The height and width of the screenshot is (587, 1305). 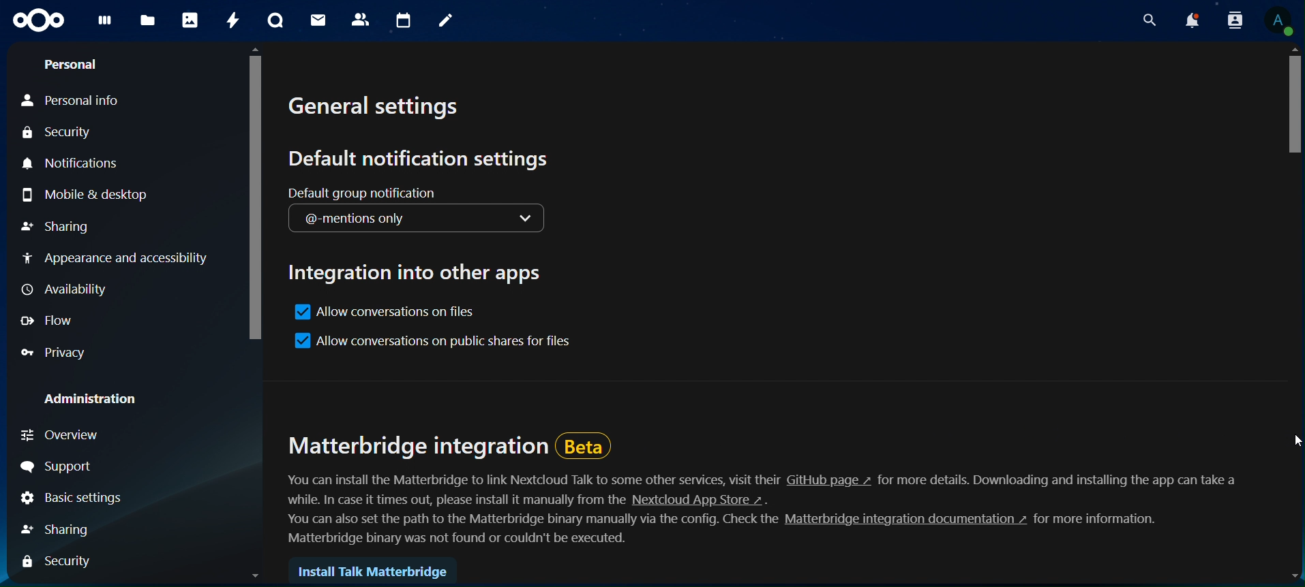 I want to click on Overview, so click(x=61, y=437).